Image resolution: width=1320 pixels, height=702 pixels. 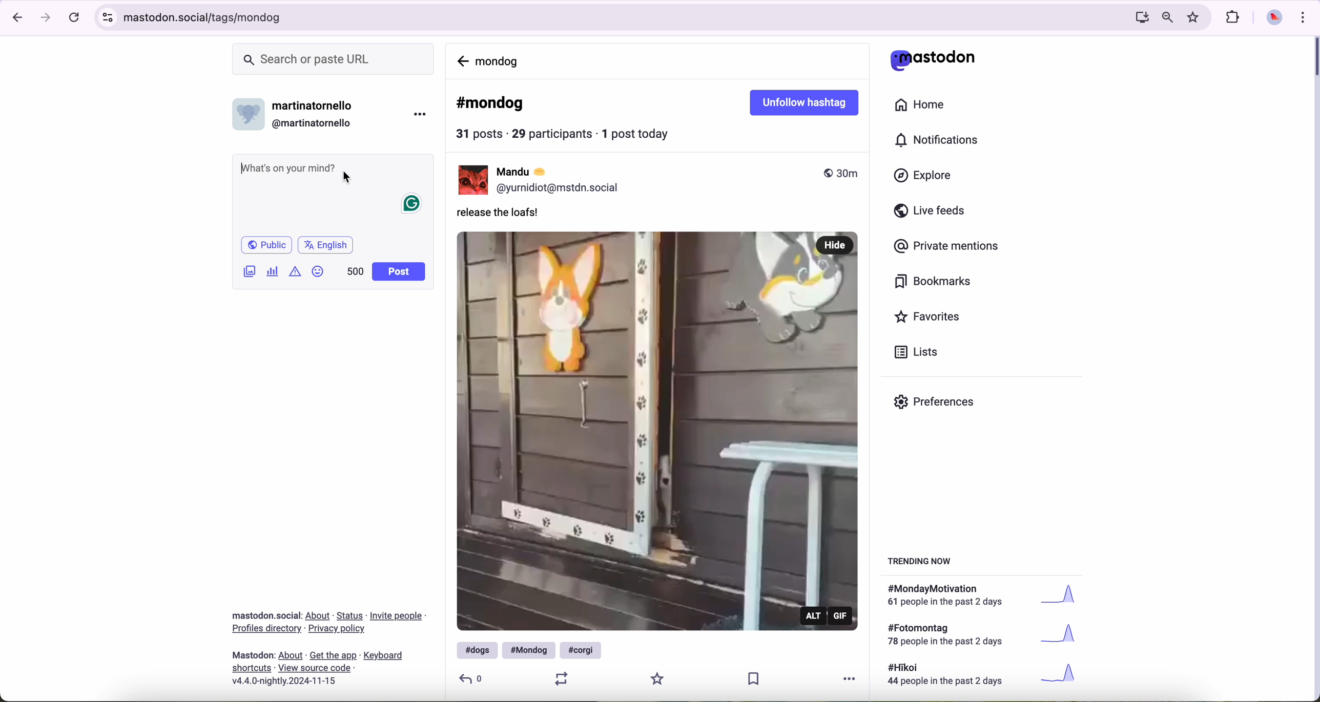 I want to click on navigate back, so click(x=462, y=59).